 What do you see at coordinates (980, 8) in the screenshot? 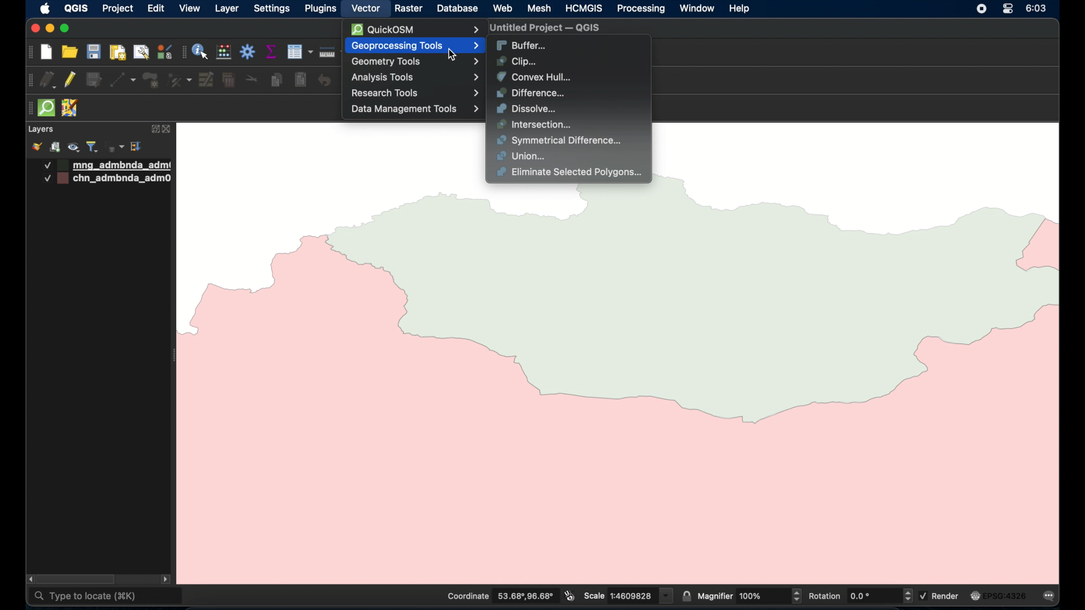
I see `screen recorder icon` at bounding box center [980, 8].